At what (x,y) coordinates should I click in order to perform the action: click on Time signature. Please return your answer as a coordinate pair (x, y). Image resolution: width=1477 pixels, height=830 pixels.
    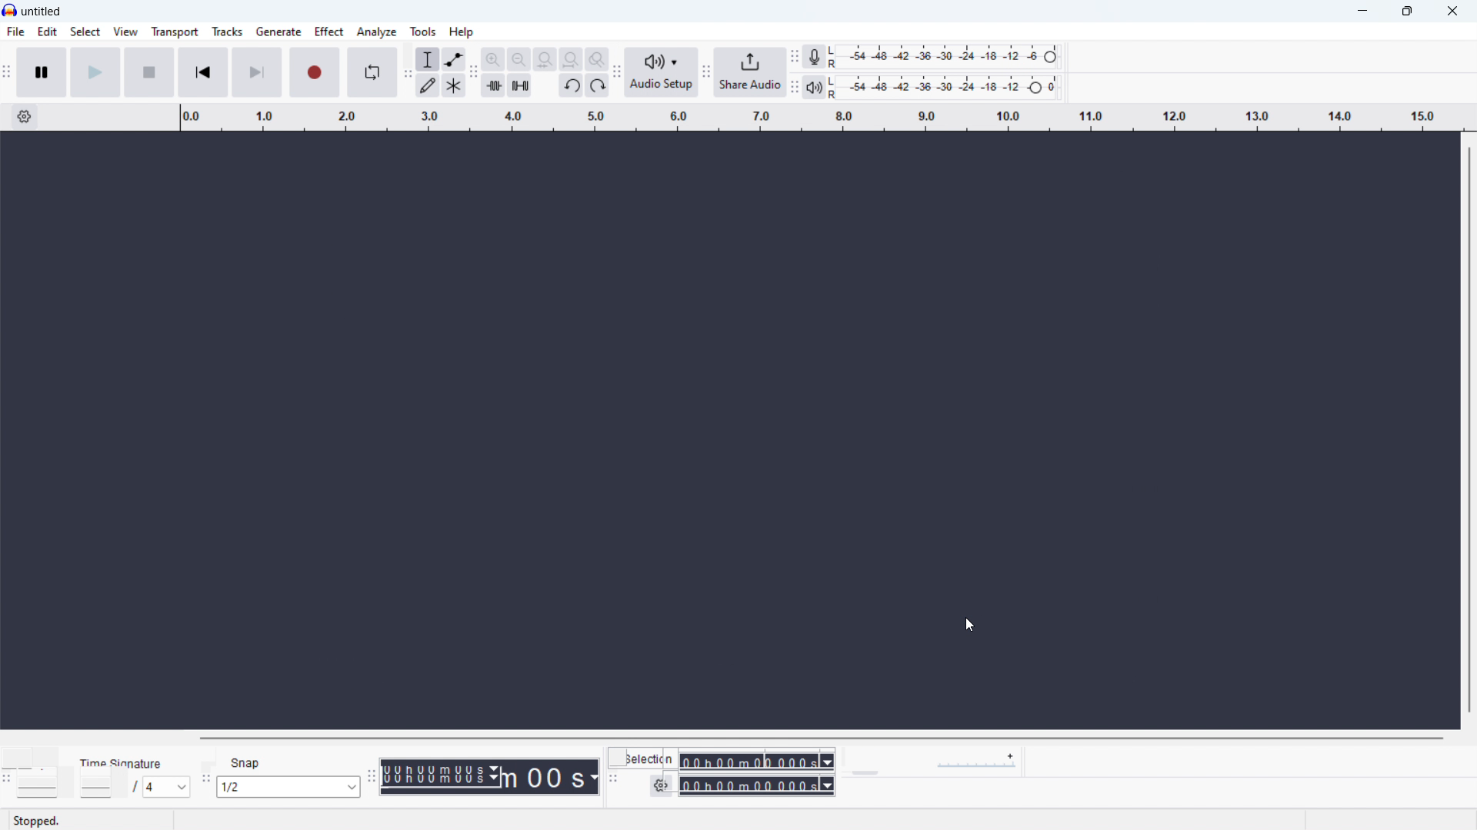
    Looking at the image, I should click on (125, 762).